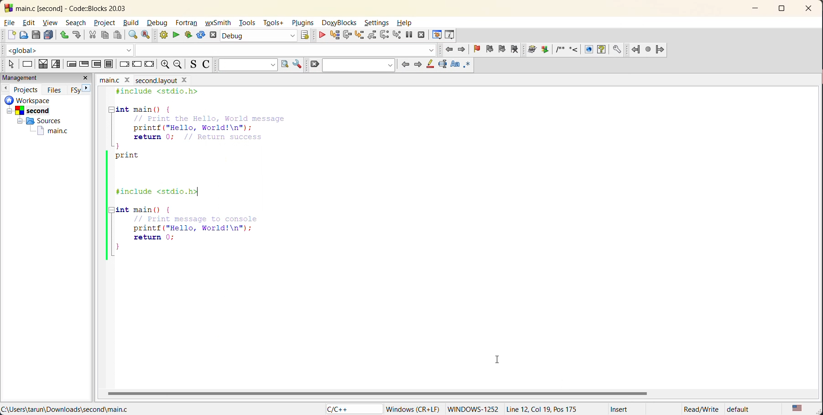  Describe the element at coordinates (375, 22) in the screenshot. I see `settings` at that location.